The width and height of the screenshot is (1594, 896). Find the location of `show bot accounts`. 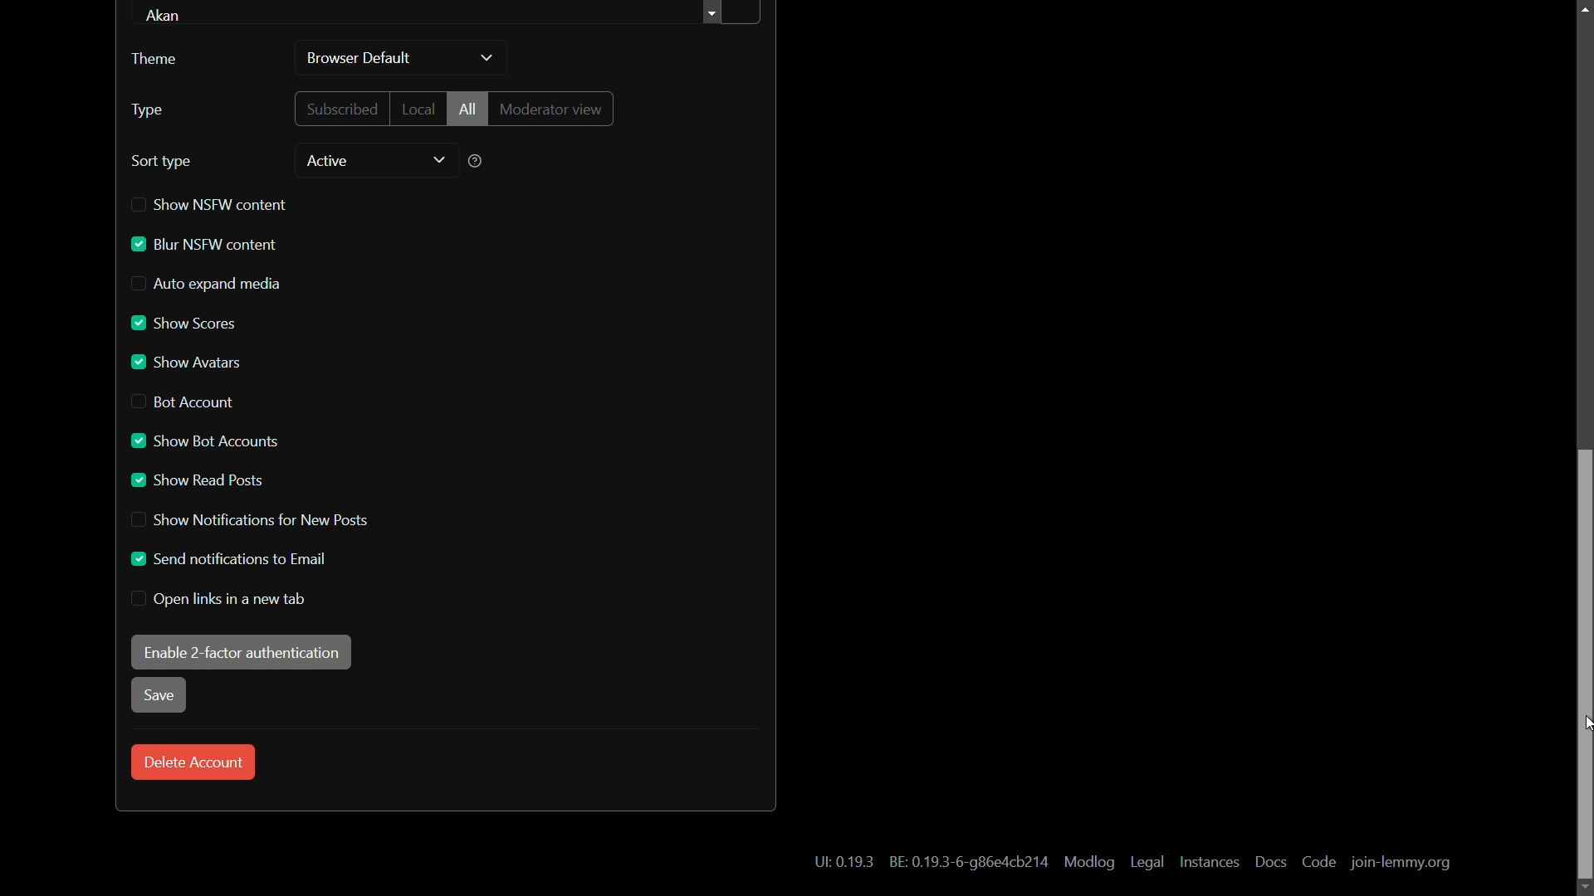

show bot accounts is located at coordinates (203, 441).